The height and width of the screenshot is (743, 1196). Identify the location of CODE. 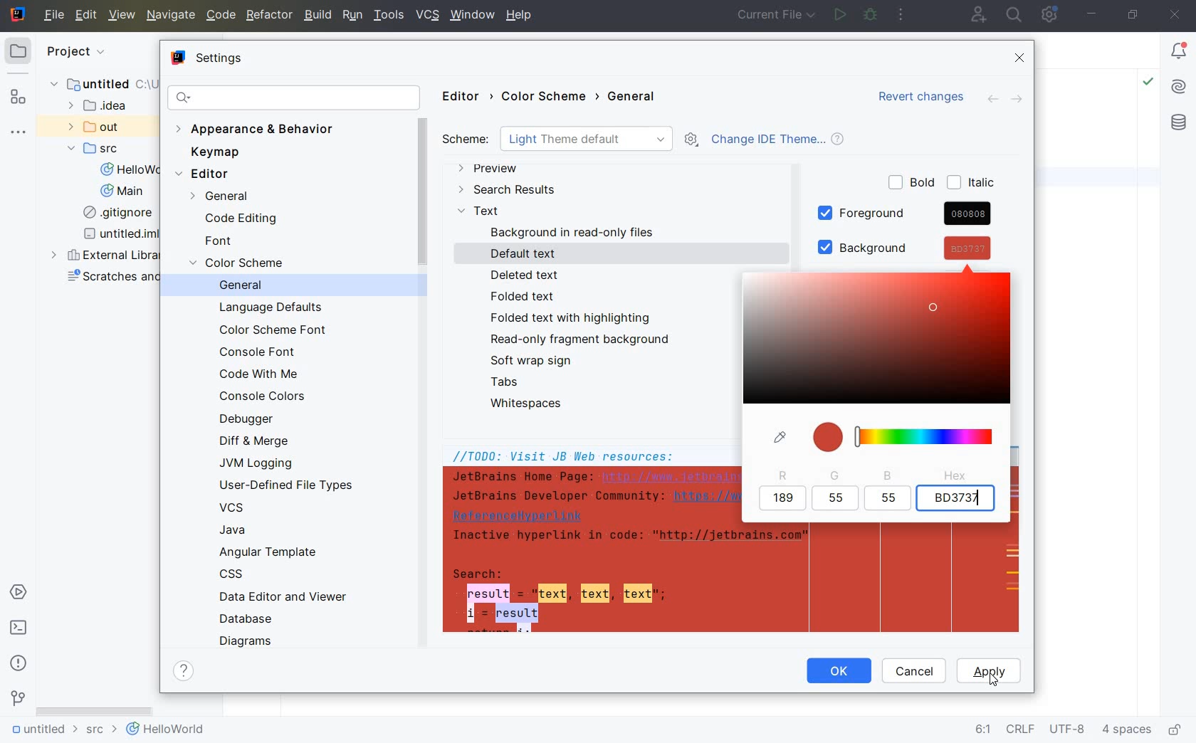
(221, 16).